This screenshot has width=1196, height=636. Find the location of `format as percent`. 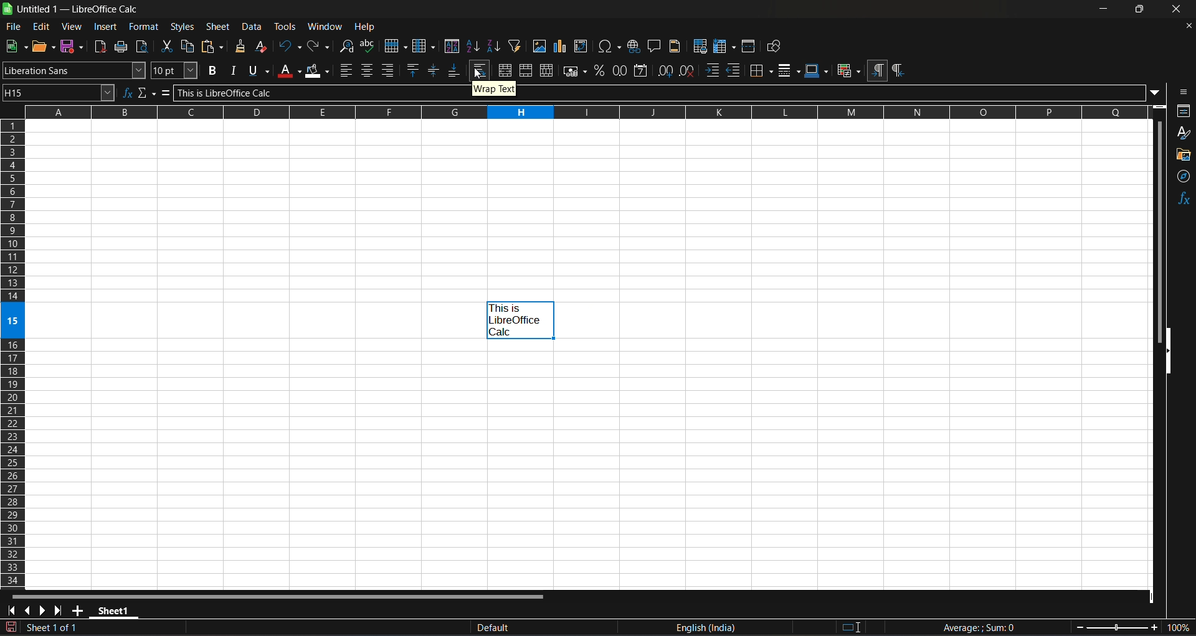

format as percent is located at coordinates (599, 71).